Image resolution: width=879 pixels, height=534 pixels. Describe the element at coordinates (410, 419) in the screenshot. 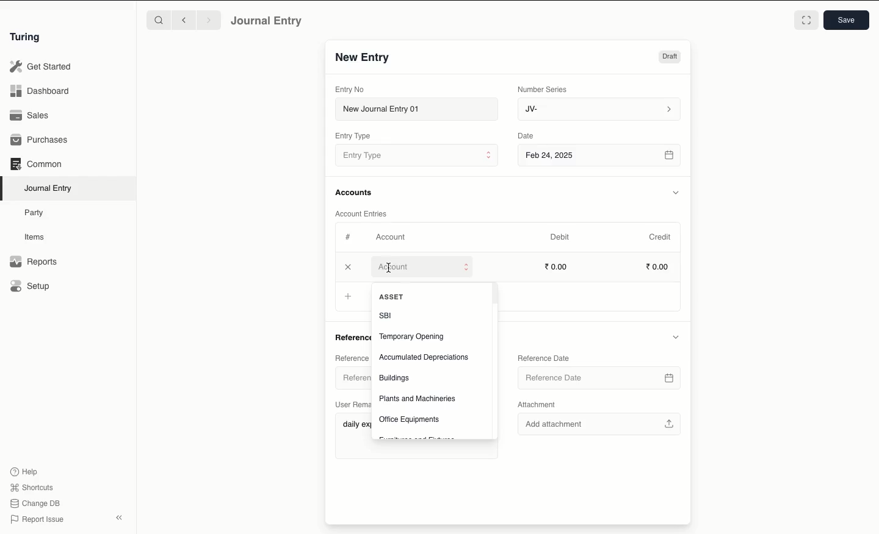

I see `Office Equipments` at that location.